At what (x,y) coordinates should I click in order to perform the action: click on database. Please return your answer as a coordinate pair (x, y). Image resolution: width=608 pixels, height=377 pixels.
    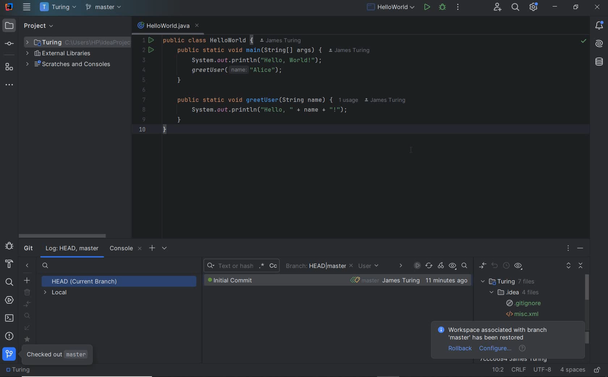
    Looking at the image, I should click on (599, 62).